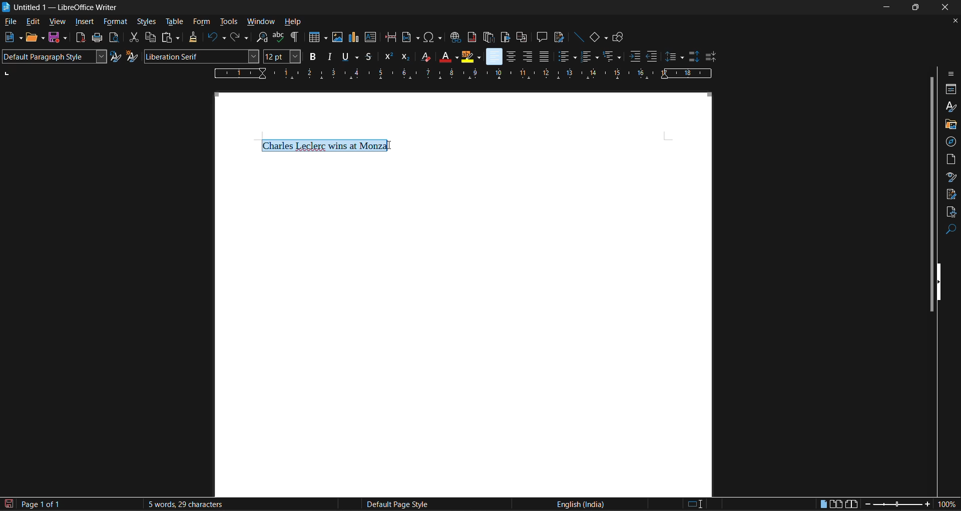  I want to click on redo, so click(238, 37).